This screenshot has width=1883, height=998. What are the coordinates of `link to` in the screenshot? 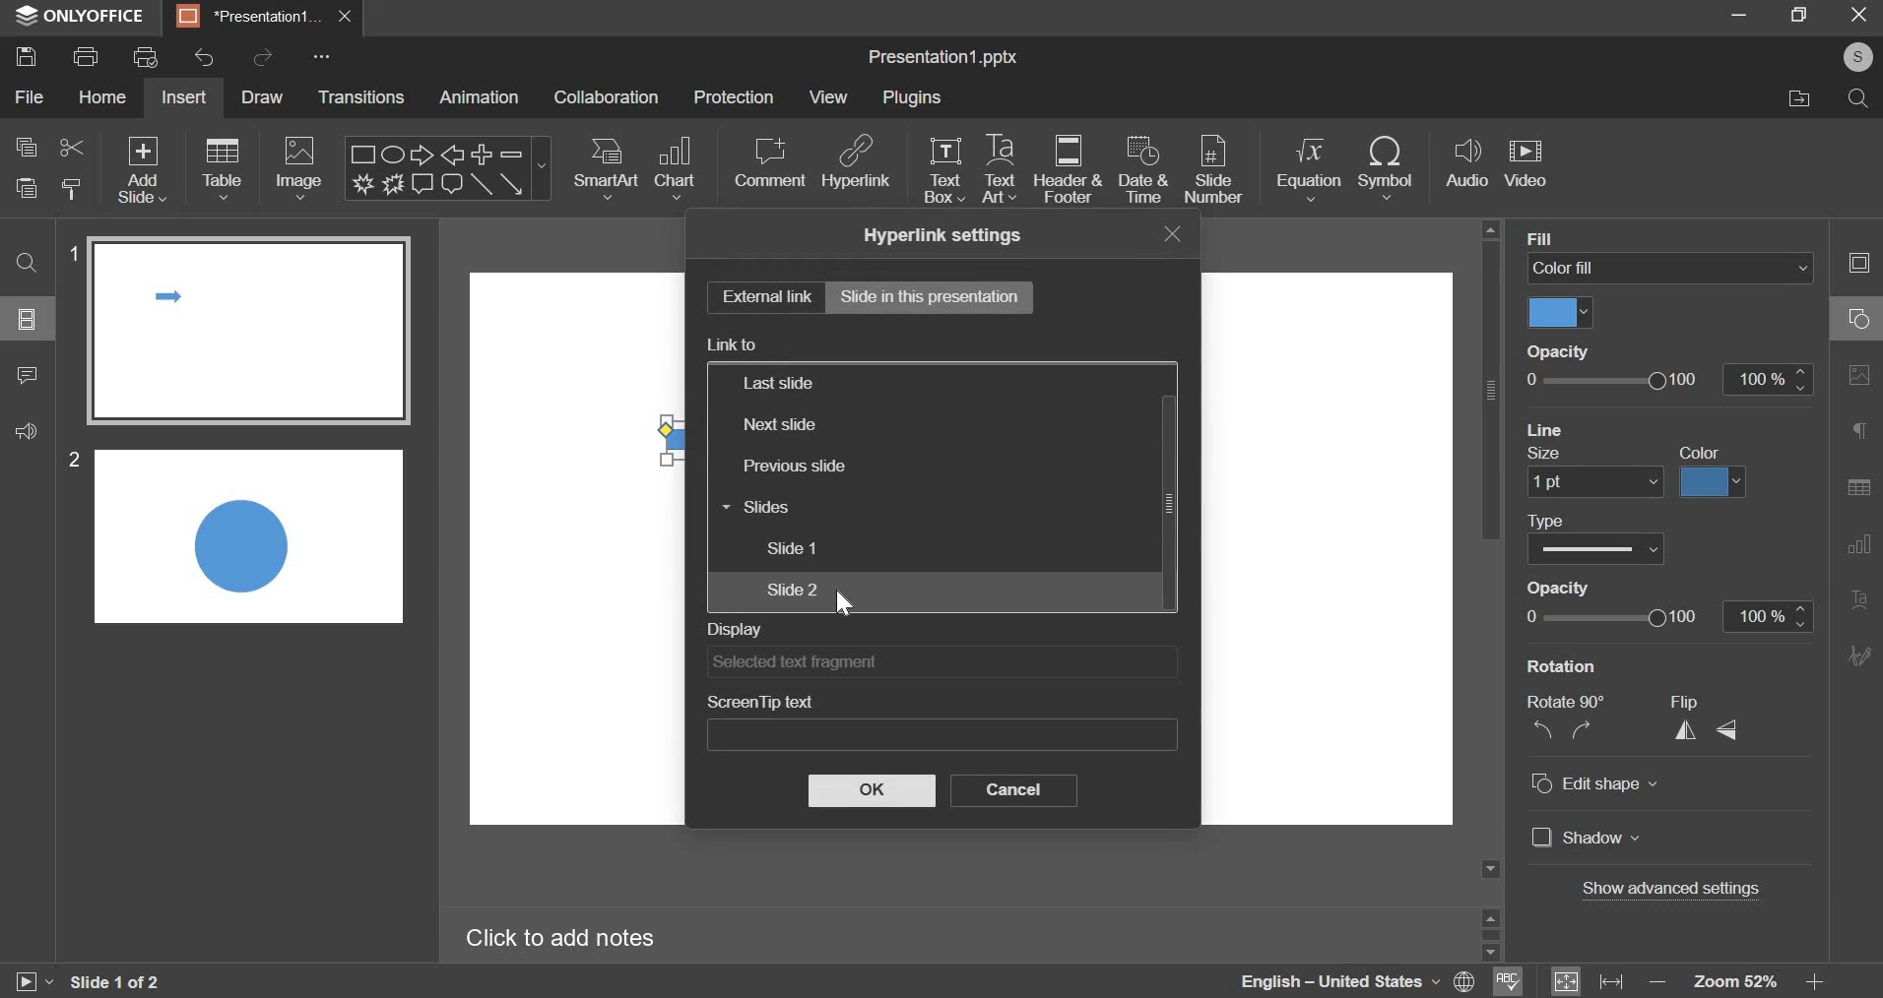 It's located at (733, 344).